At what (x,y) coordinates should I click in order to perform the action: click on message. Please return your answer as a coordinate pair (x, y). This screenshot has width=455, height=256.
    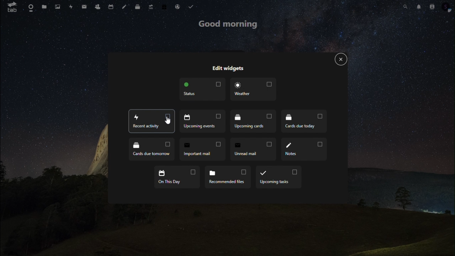
    Looking at the image, I should click on (84, 8).